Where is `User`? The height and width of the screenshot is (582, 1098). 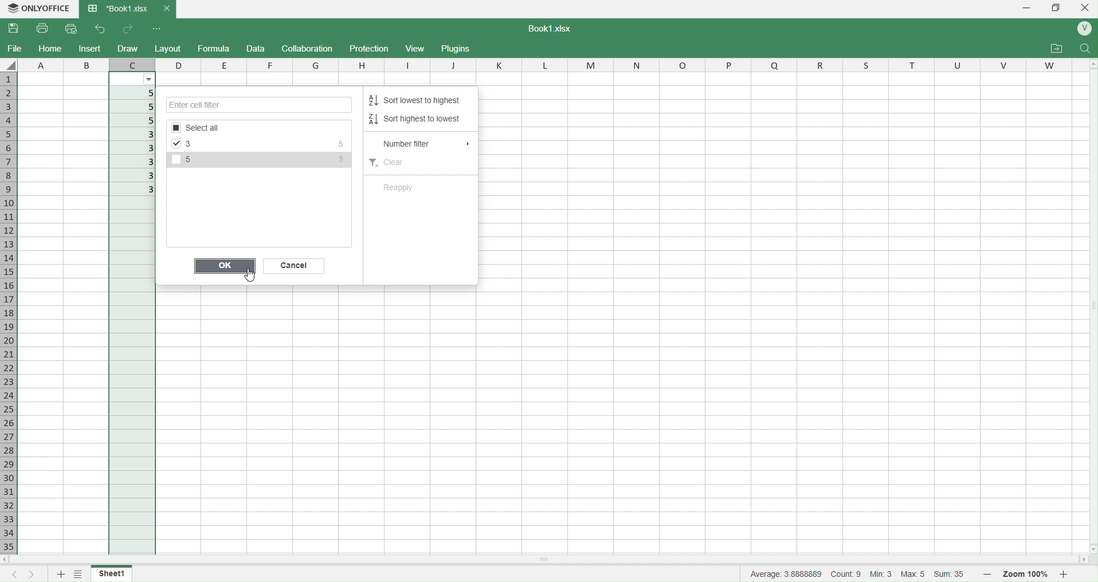 User is located at coordinates (1083, 29).